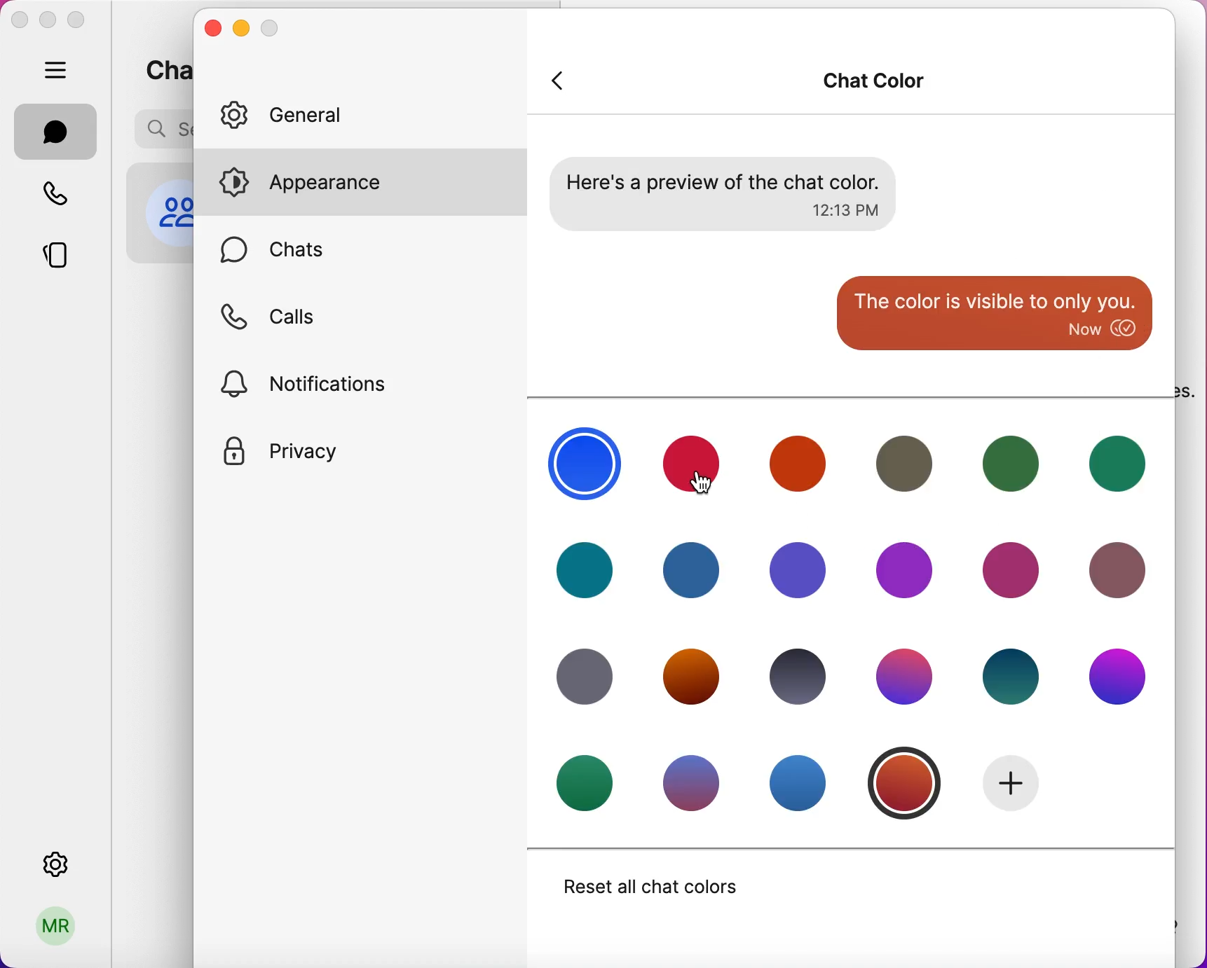 The height and width of the screenshot is (968, 1207). I want to click on close, so click(214, 29).